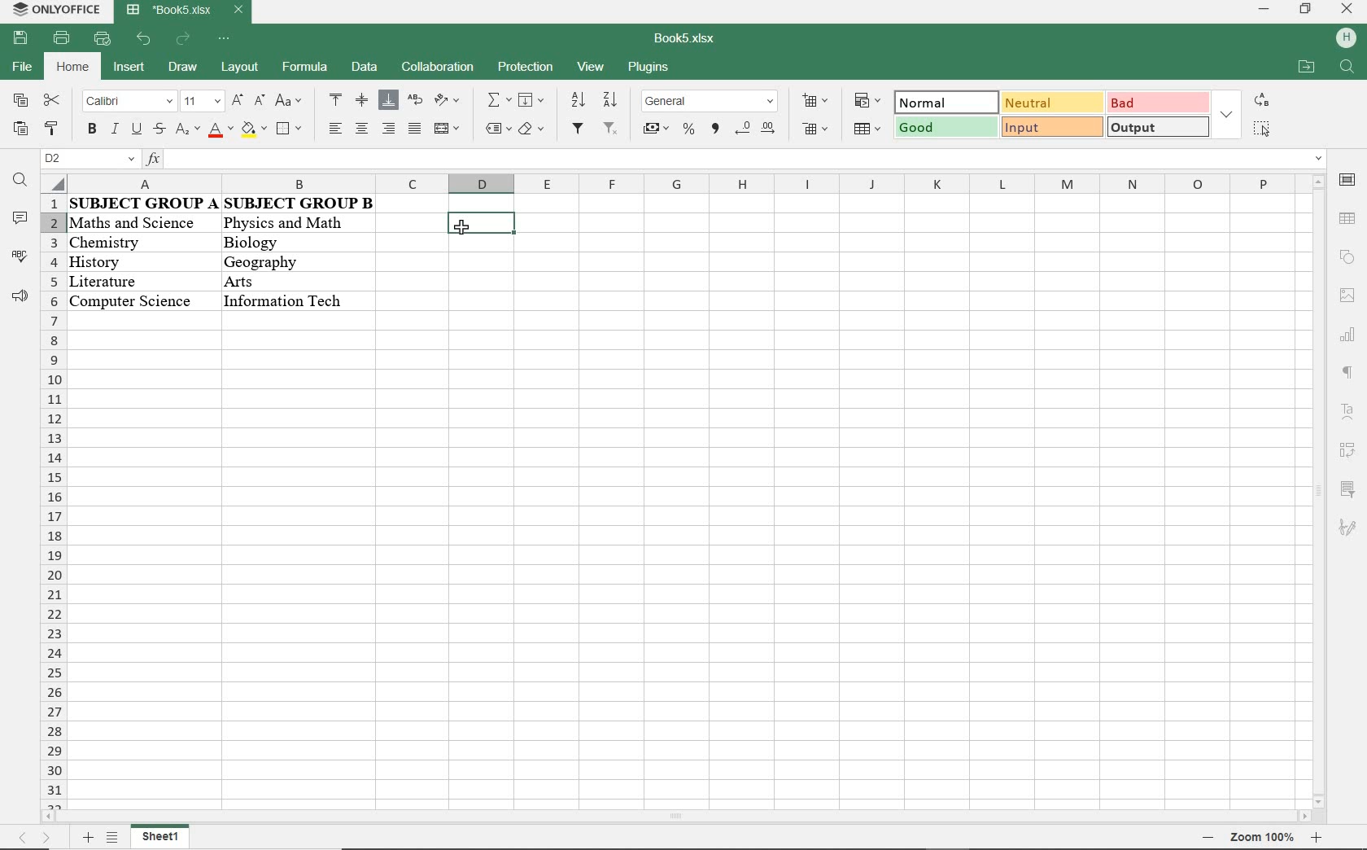  What do you see at coordinates (303, 66) in the screenshot?
I see `formula` at bounding box center [303, 66].